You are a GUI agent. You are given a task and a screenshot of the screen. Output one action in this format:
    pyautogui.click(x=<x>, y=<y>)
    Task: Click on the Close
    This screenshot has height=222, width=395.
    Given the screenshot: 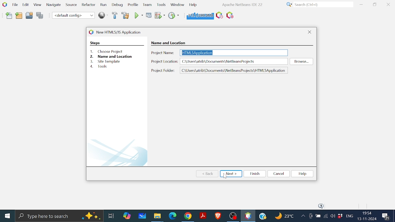 What is the action you would take?
    pyautogui.click(x=388, y=5)
    